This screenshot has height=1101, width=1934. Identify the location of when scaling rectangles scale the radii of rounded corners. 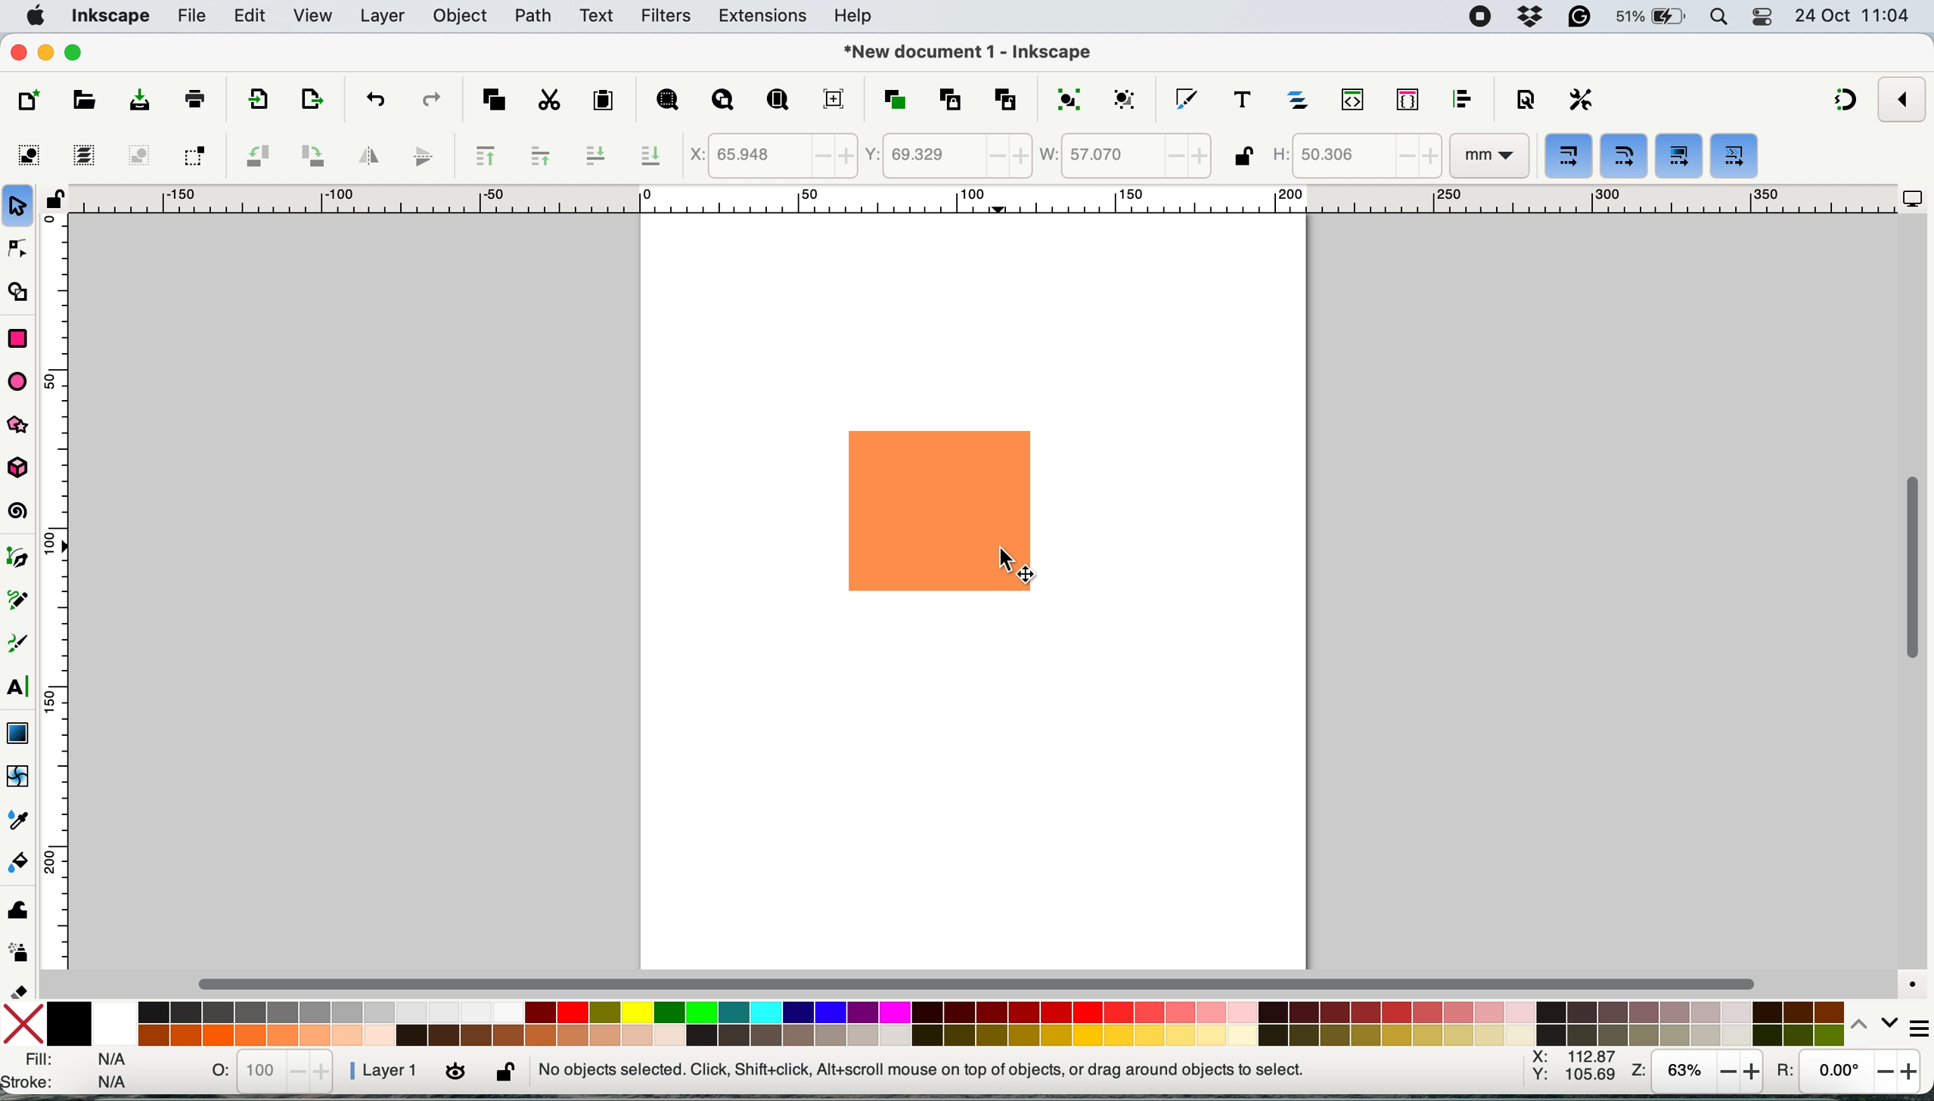
(1622, 157).